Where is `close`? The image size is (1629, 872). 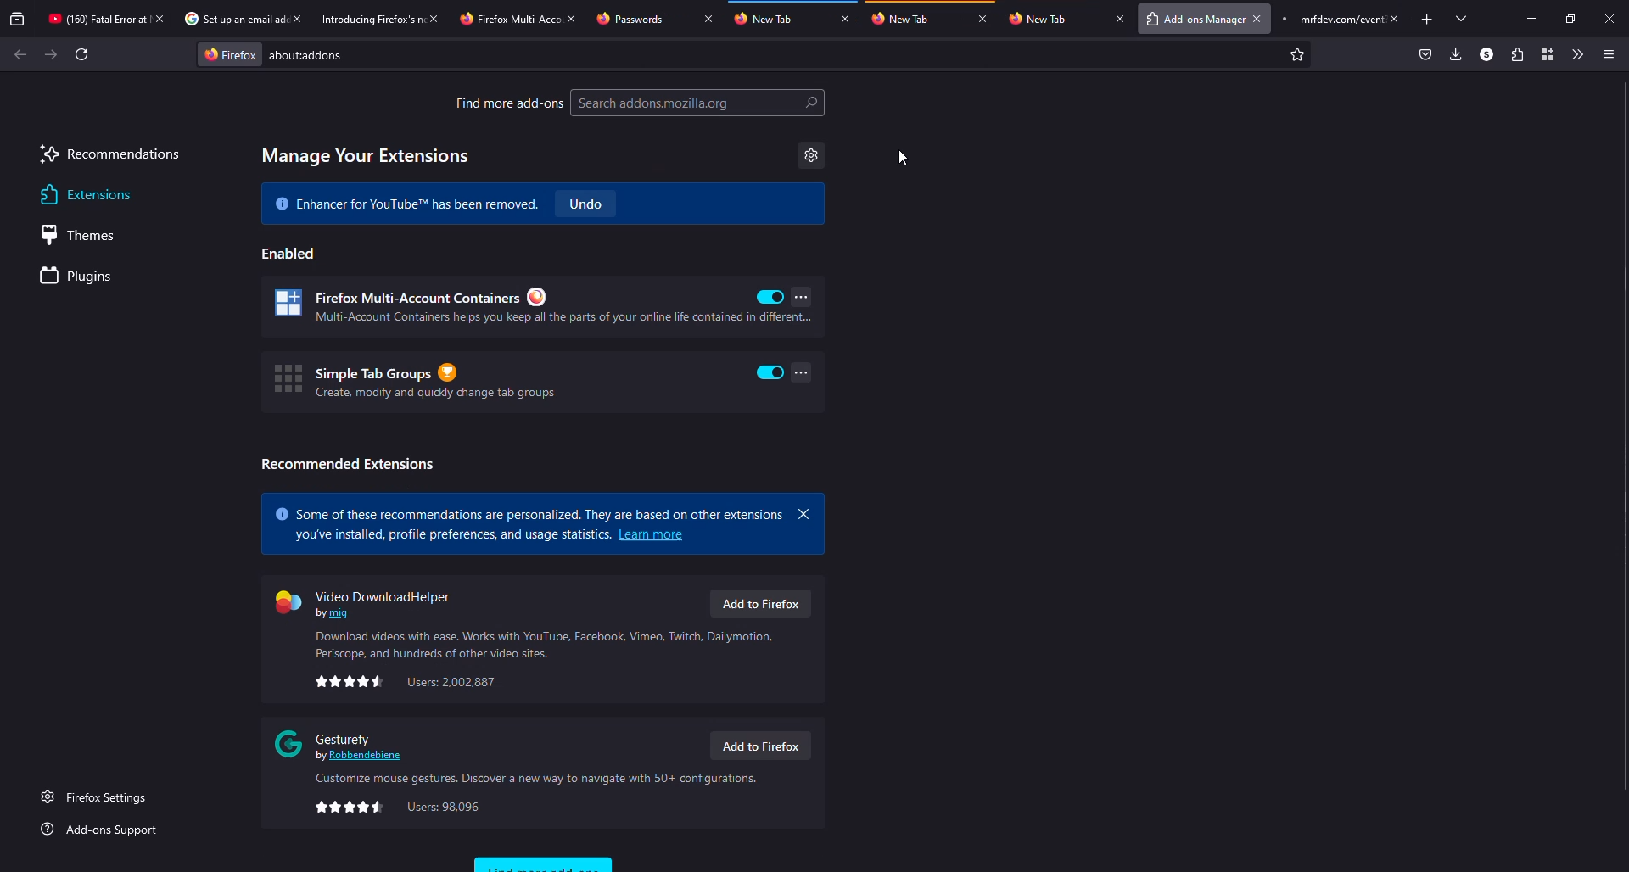
close is located at coordinates (983, 19).